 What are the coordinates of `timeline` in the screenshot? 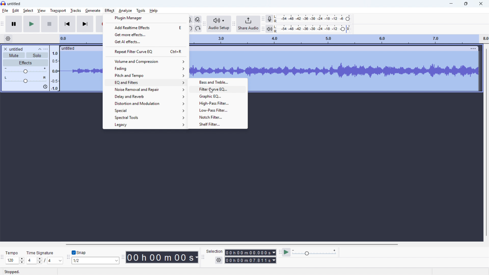 It's located at (338, 39).